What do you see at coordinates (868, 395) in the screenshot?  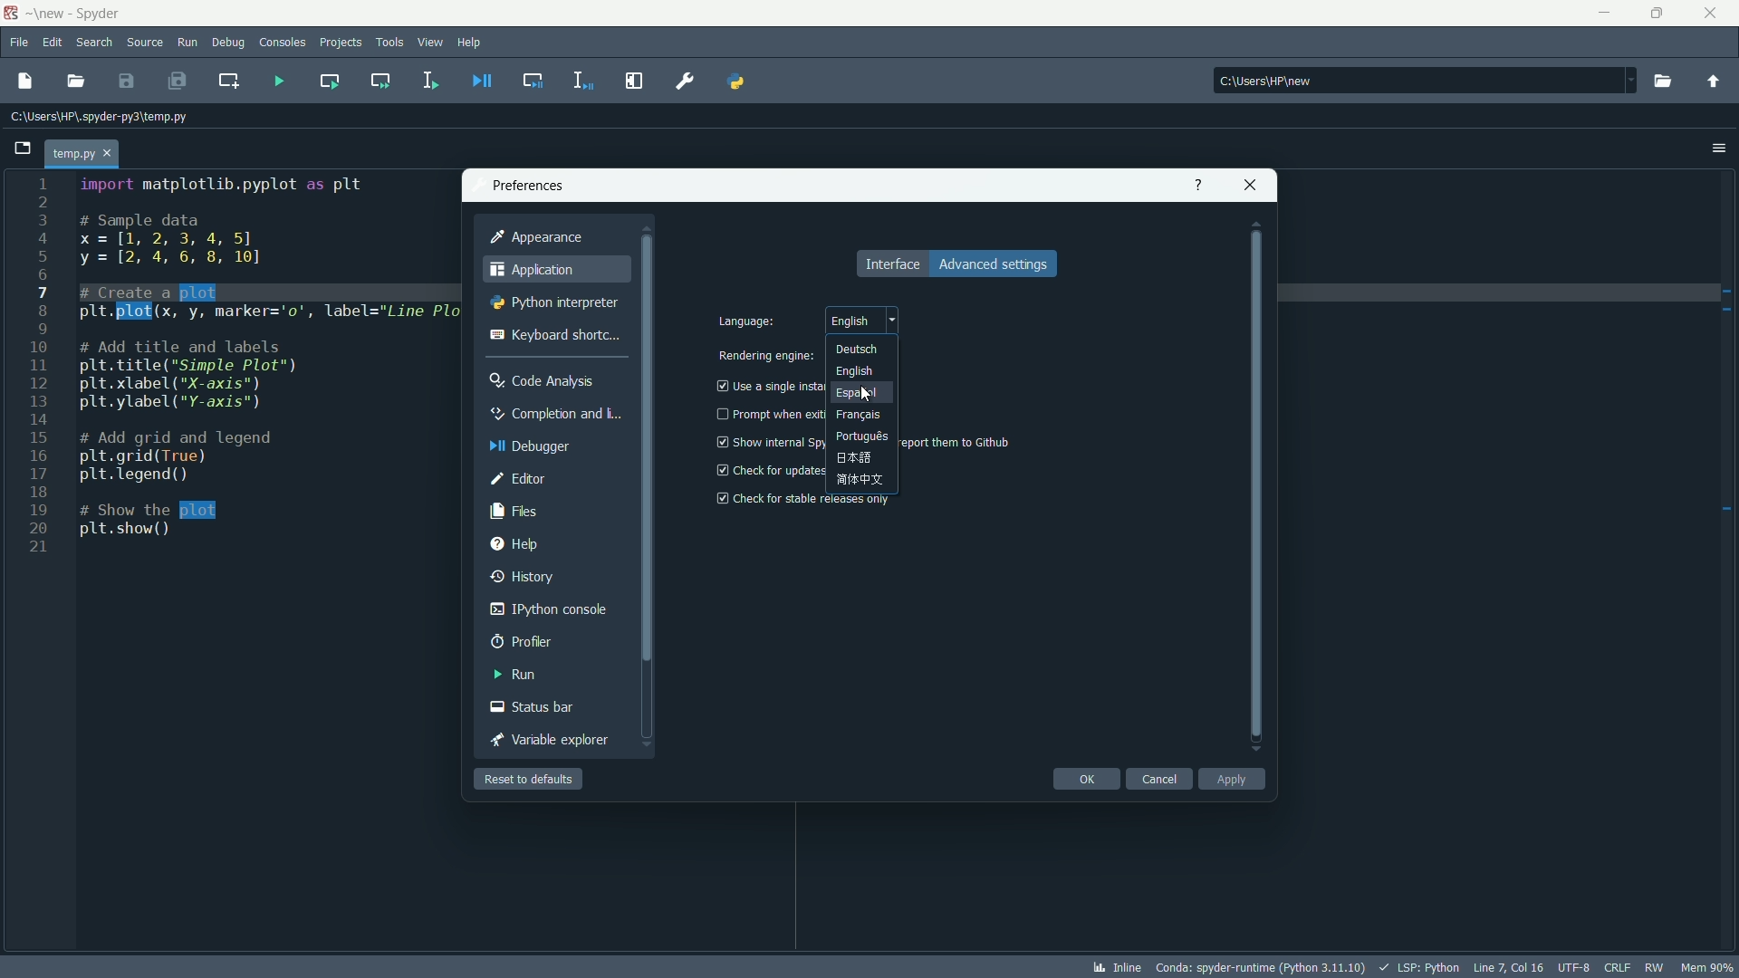 I see `cursor` at bounding box center [868, 395].